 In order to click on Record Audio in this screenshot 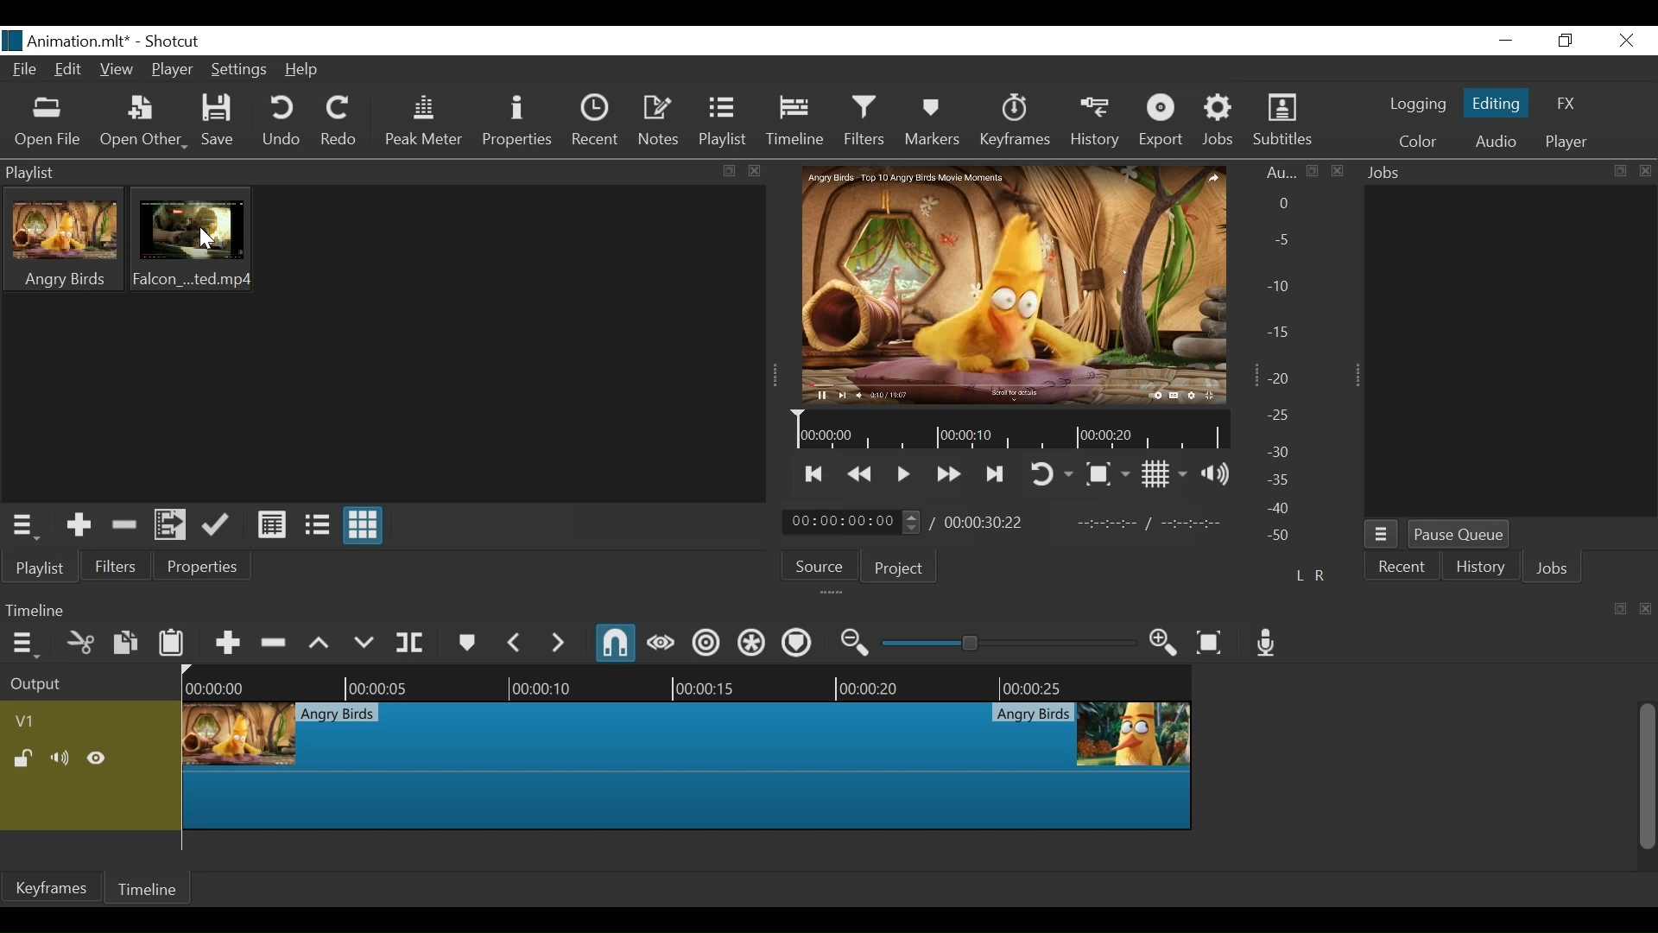, I will do `click(1267, 644)`.